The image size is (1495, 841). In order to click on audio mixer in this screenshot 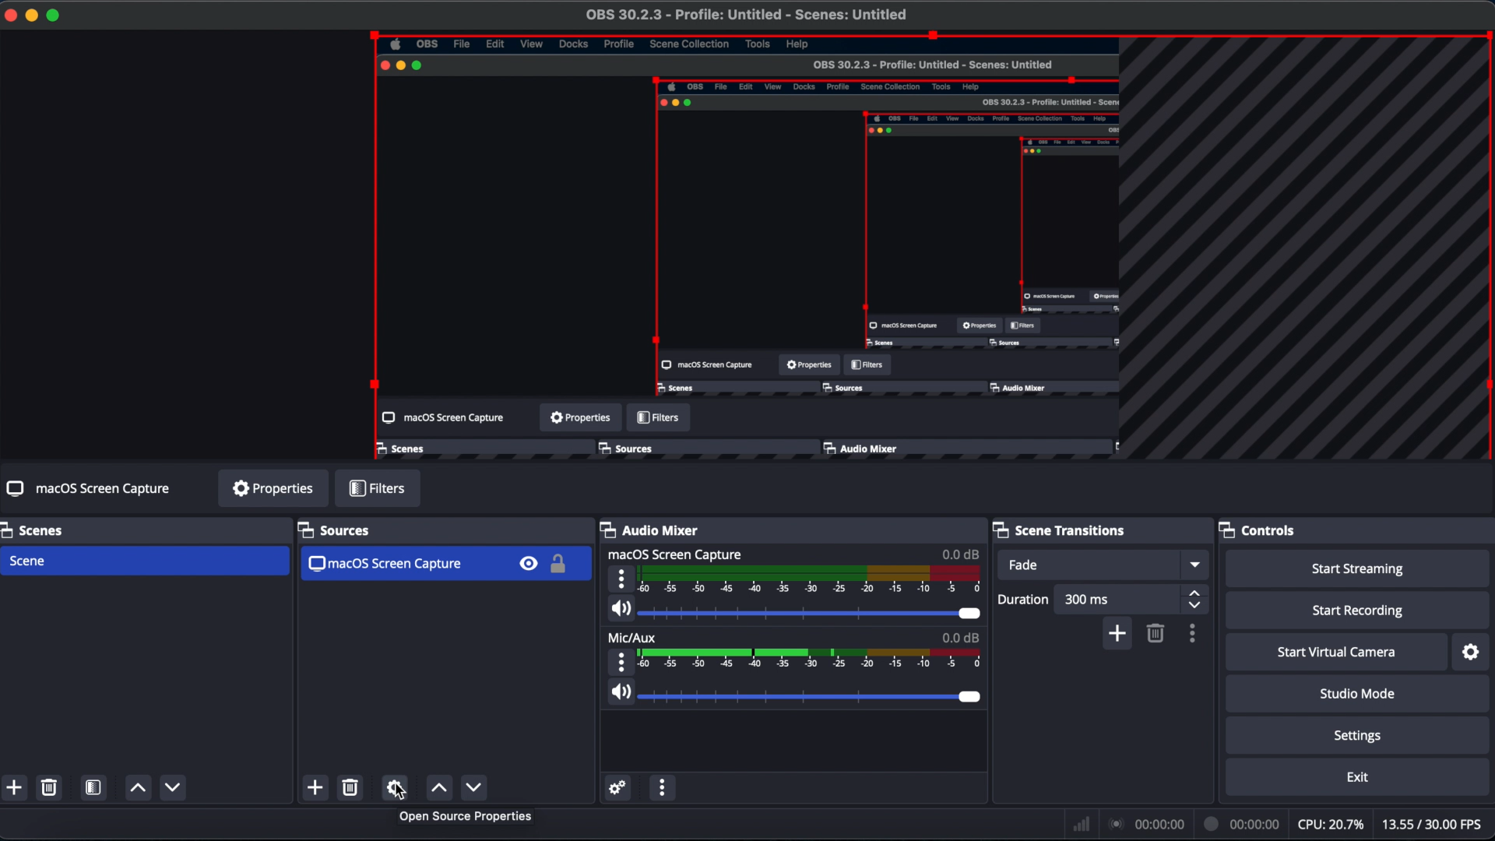, I will do `click(648, 530)`.